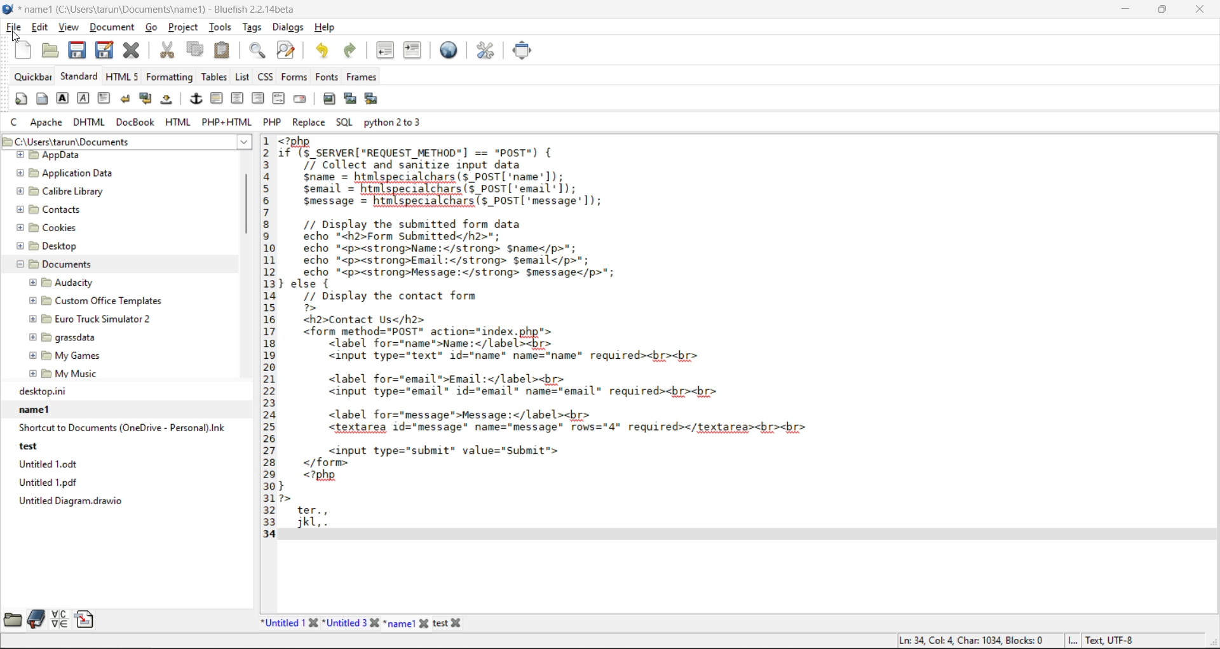 This screenshot has height=649, width=1220. What do you see at coordinates (147, 100) in the screenshot?
I see `break and clear` at bounding box center [147, 100].